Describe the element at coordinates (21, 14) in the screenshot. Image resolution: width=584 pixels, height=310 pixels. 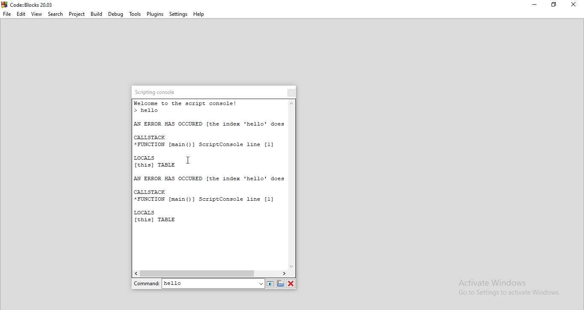
I see `Edit ` at that location.